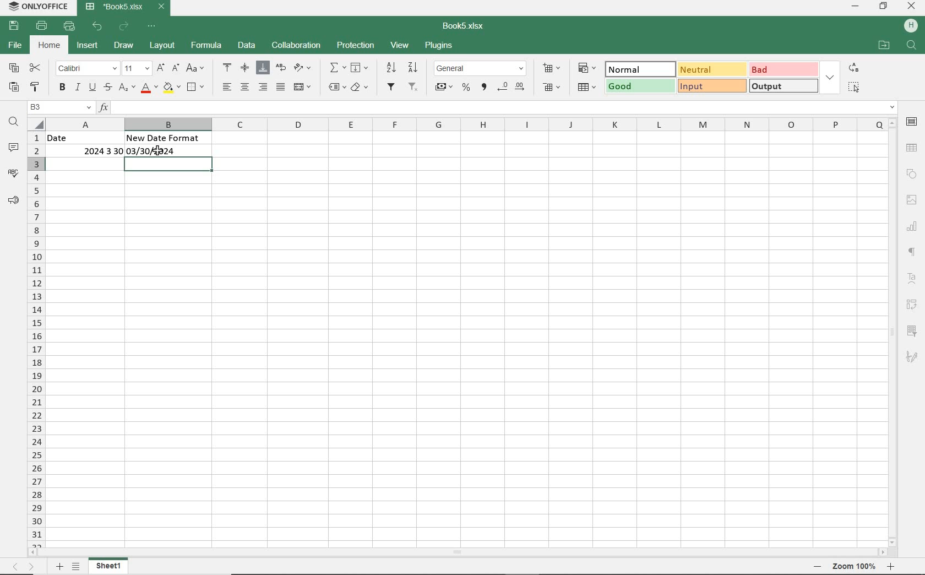 This screenshot has height=575, width=925. What do you see at coordinates (912, 303) in the screenshot?
I see `PIVOT TABLE` at bounding box center [912, 303].